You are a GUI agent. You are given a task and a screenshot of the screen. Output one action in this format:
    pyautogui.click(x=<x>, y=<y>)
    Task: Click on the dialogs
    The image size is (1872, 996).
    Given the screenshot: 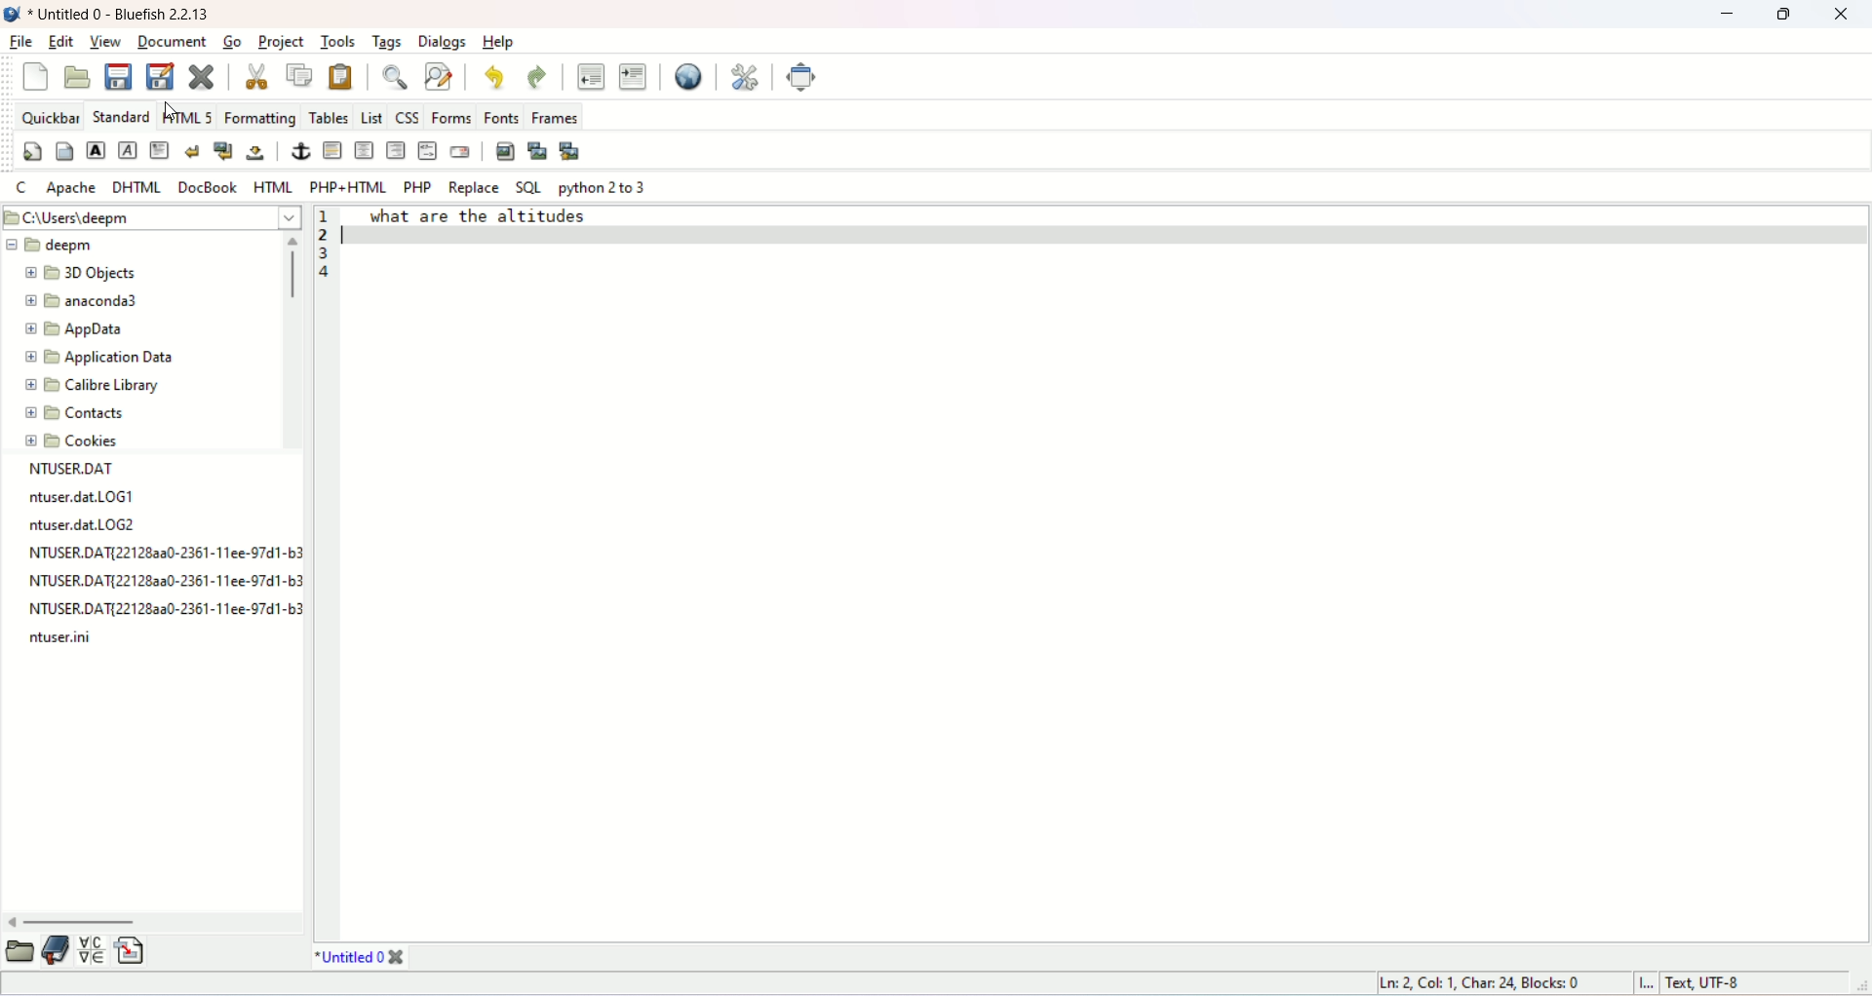 What is the action you would take?
    pyautogui.click(x=446, y=43)
    